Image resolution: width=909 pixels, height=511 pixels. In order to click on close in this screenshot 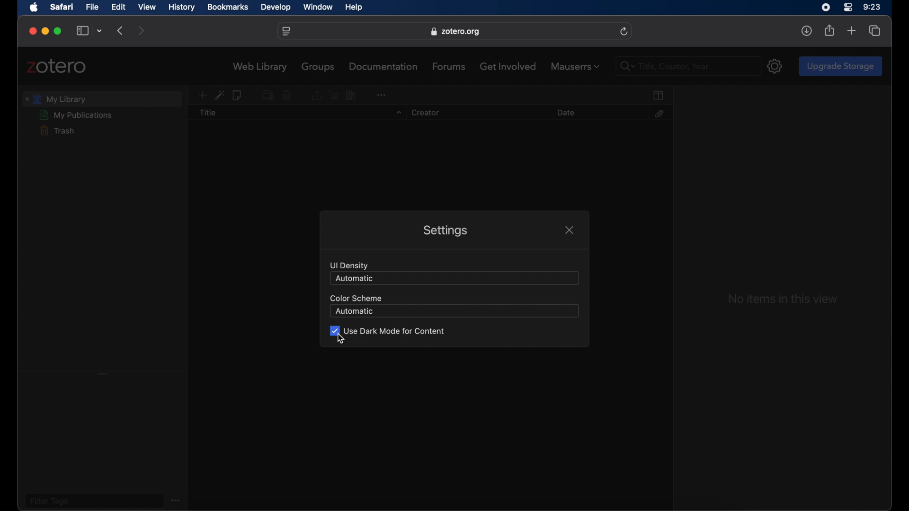, I will do `click(33, 31)`.